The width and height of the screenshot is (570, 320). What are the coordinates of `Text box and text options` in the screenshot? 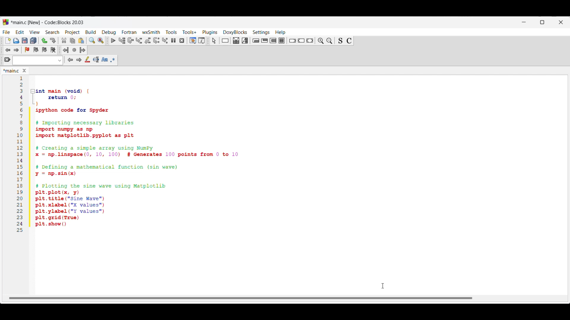 It's located at (37, 60).